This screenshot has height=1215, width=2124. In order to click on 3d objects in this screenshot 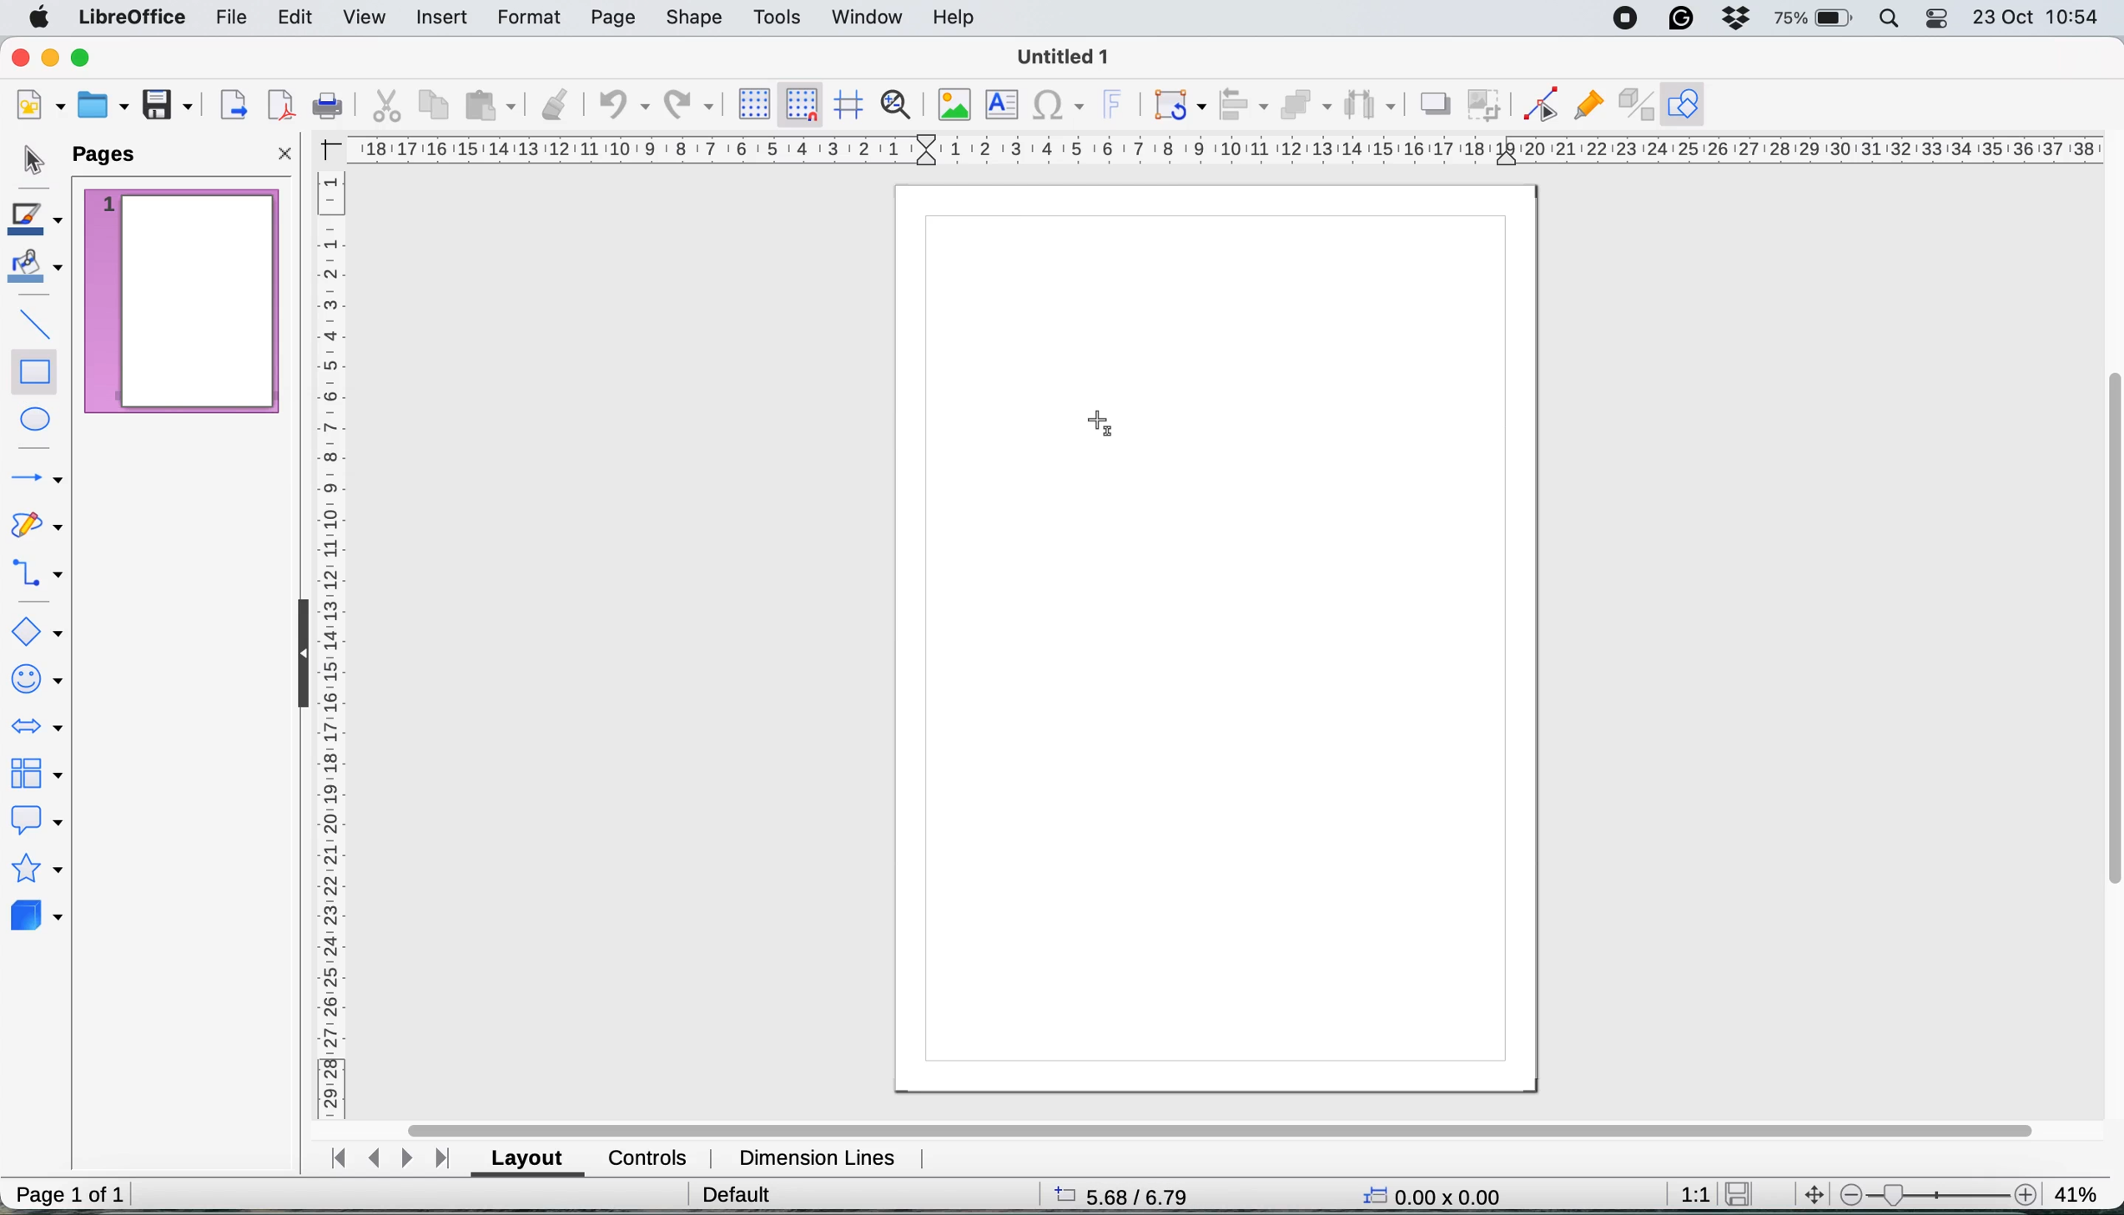, I will do `click(38, 919)`.